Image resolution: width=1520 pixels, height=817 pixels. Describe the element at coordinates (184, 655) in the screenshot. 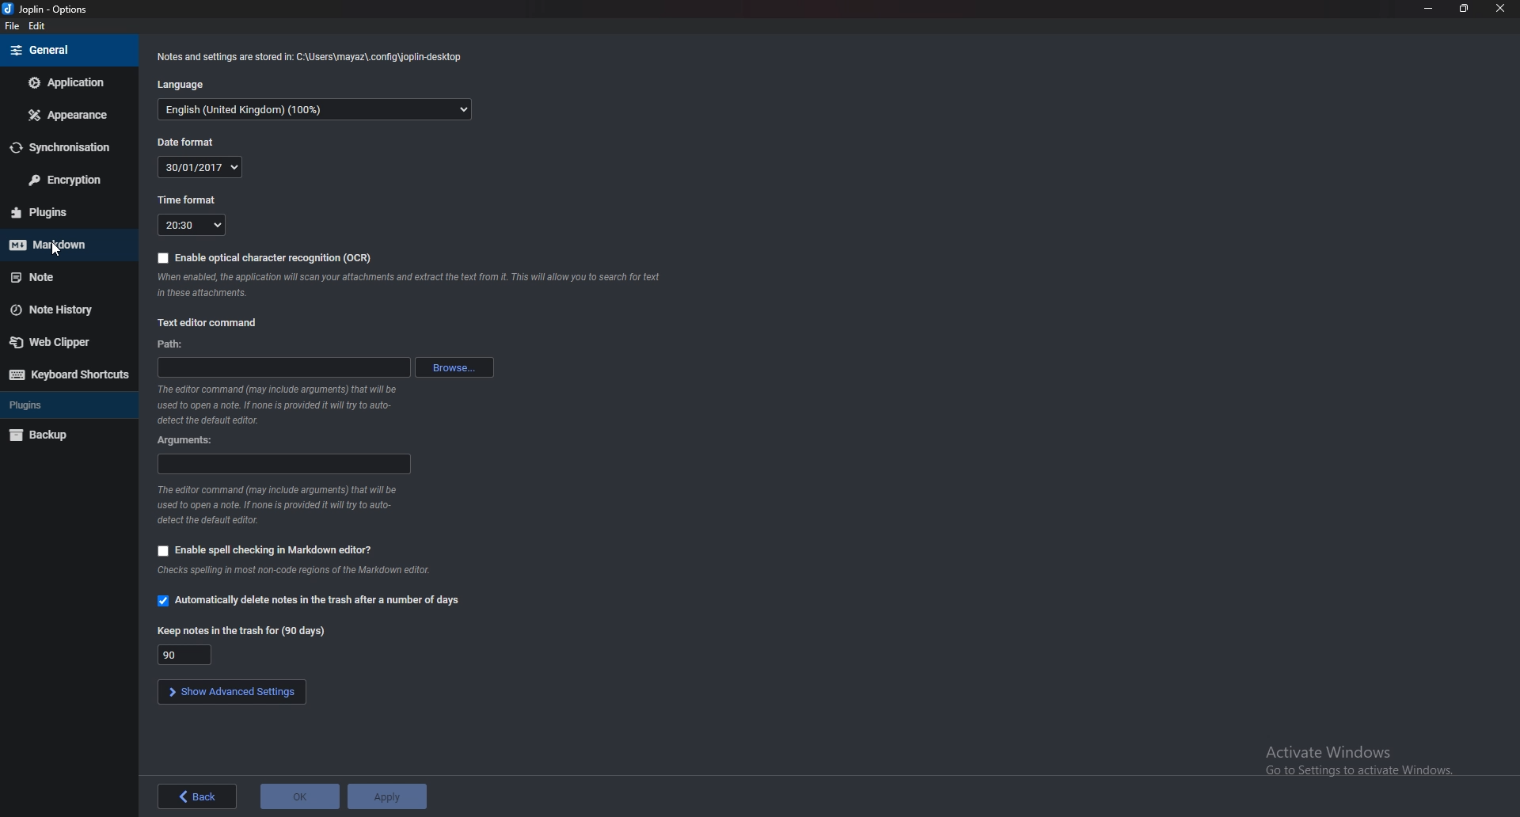

I see `Keep nose in trash for 90 days` at that location.